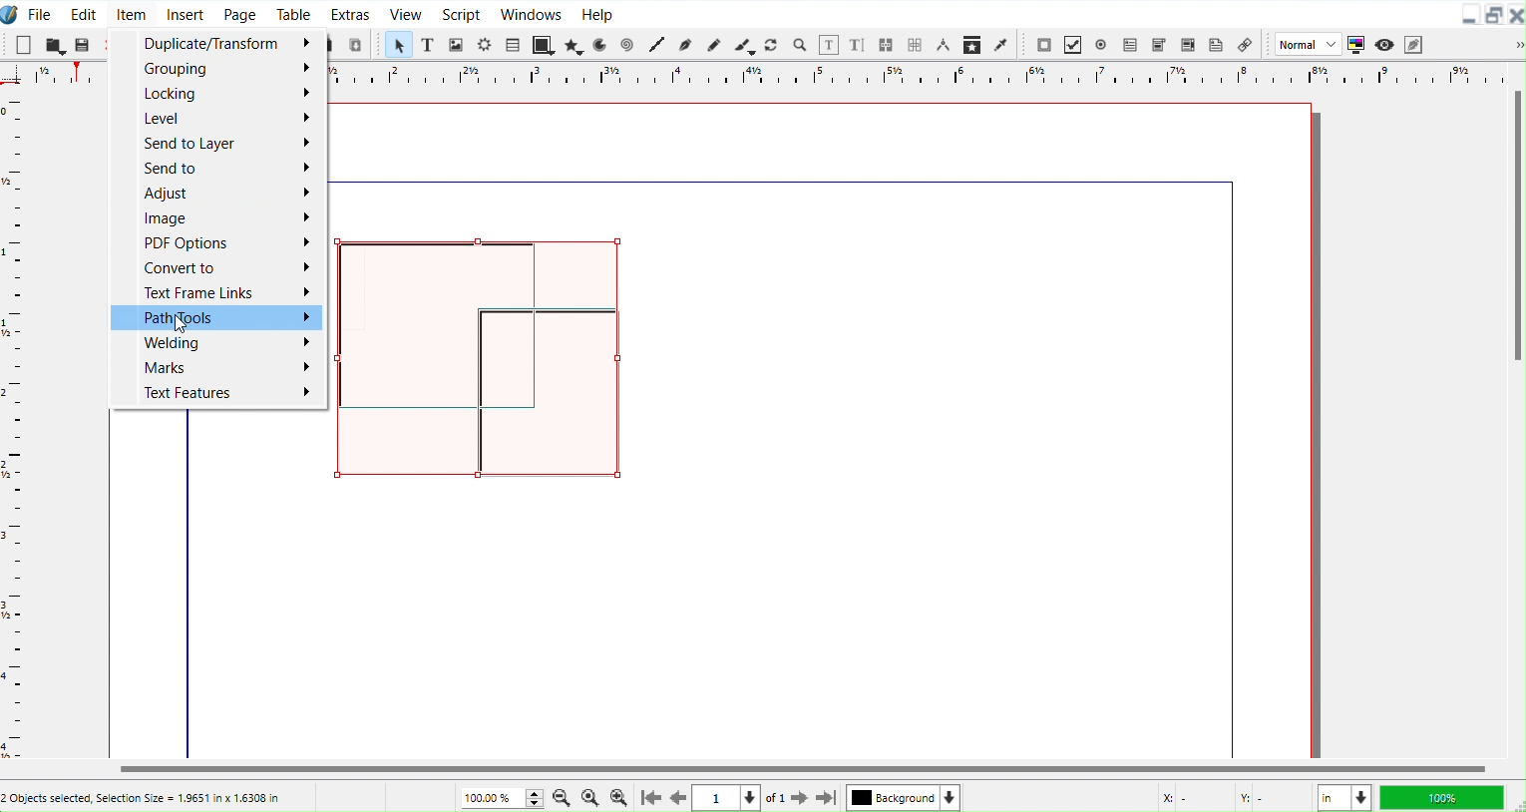 This screenshot has height=812, width=1526. Describe the element at coordinates (238, 13) in the screenshot. I see `Page` at that location.